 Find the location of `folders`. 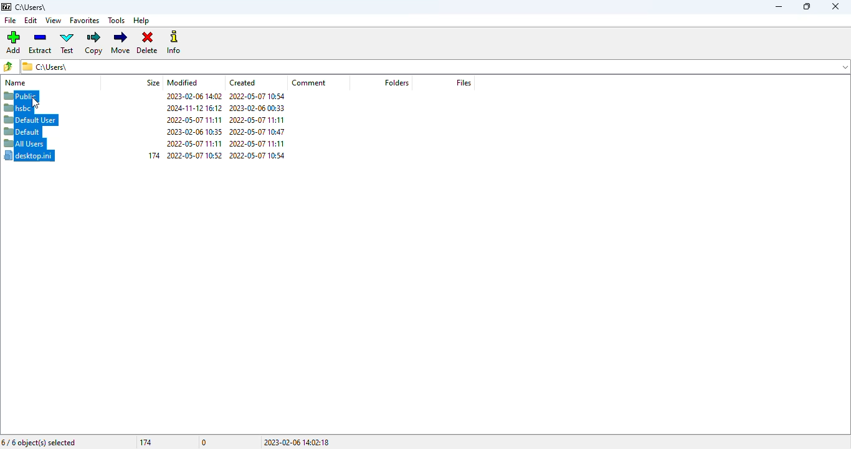

folders is located at coordinates (397, 82).